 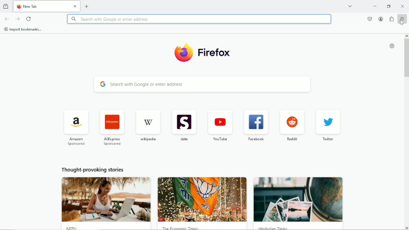 I want to click on NDTV, so click(x=107, y=227).